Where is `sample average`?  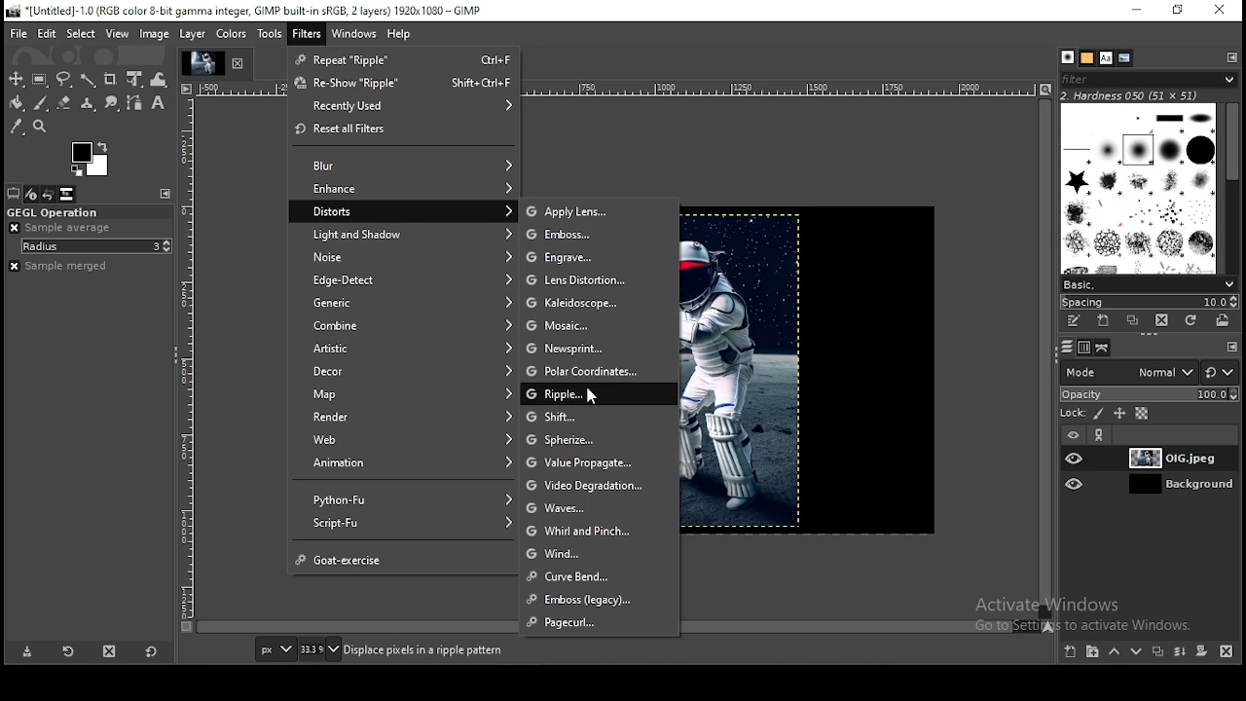 sample average is located at coordinates (62, 228).